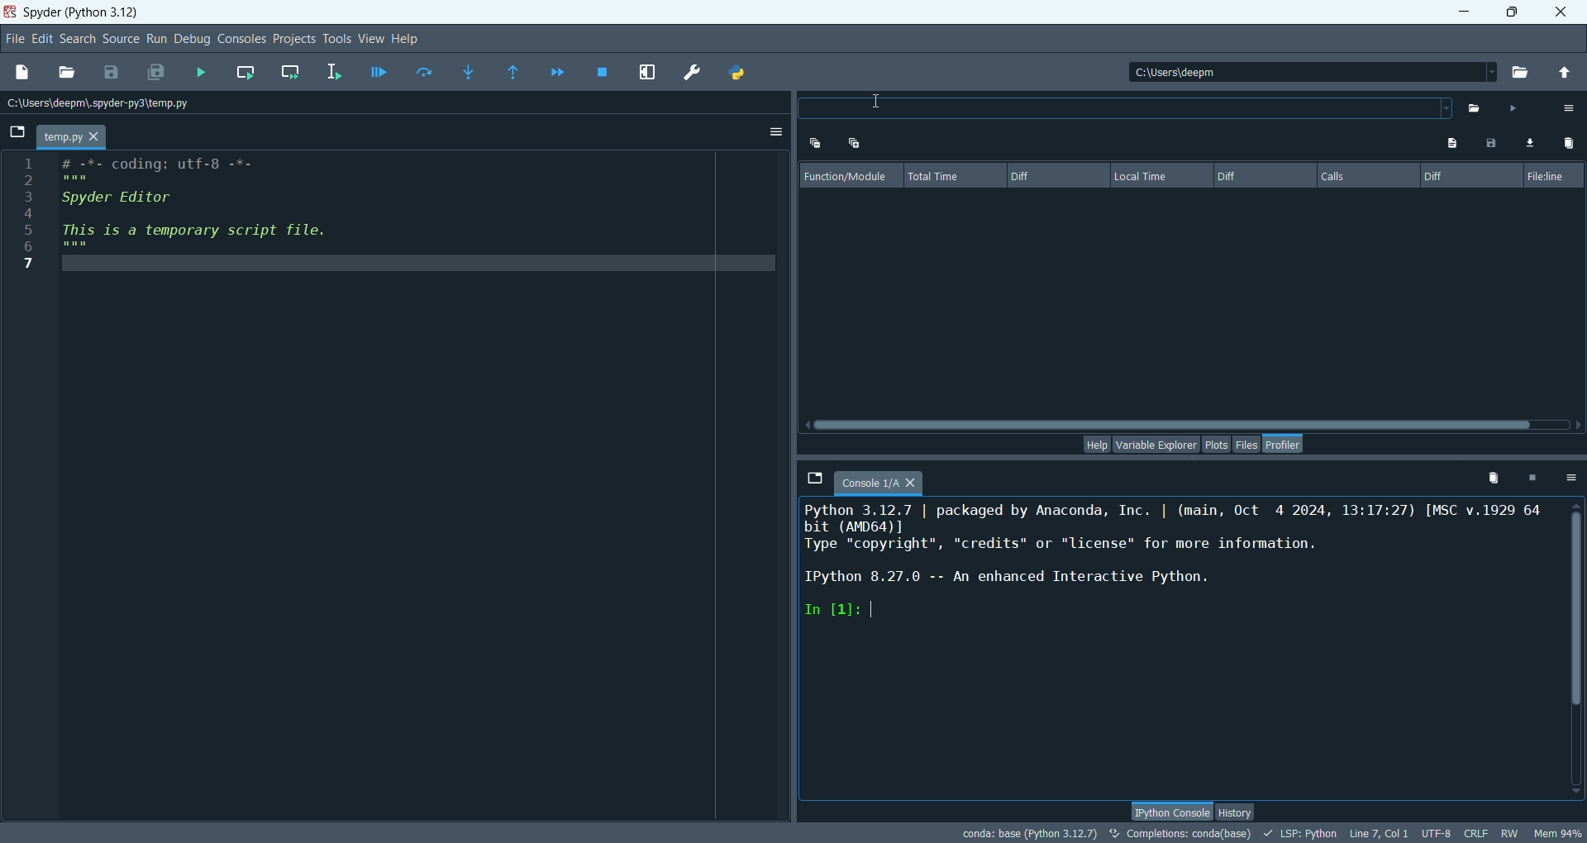 This screenshot has height=843, width=1587. Describe the element at coordinates (1218, 445) in the screenshot. I see `plots` at that location.